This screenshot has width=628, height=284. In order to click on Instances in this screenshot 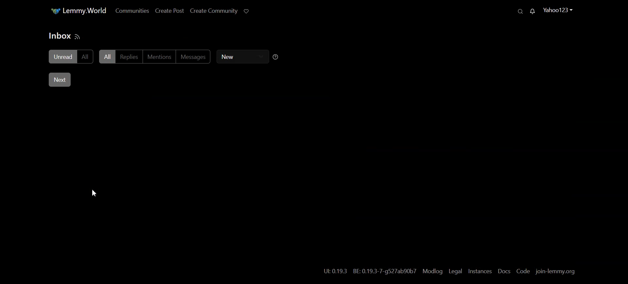, I will do `click(480, 272)`.